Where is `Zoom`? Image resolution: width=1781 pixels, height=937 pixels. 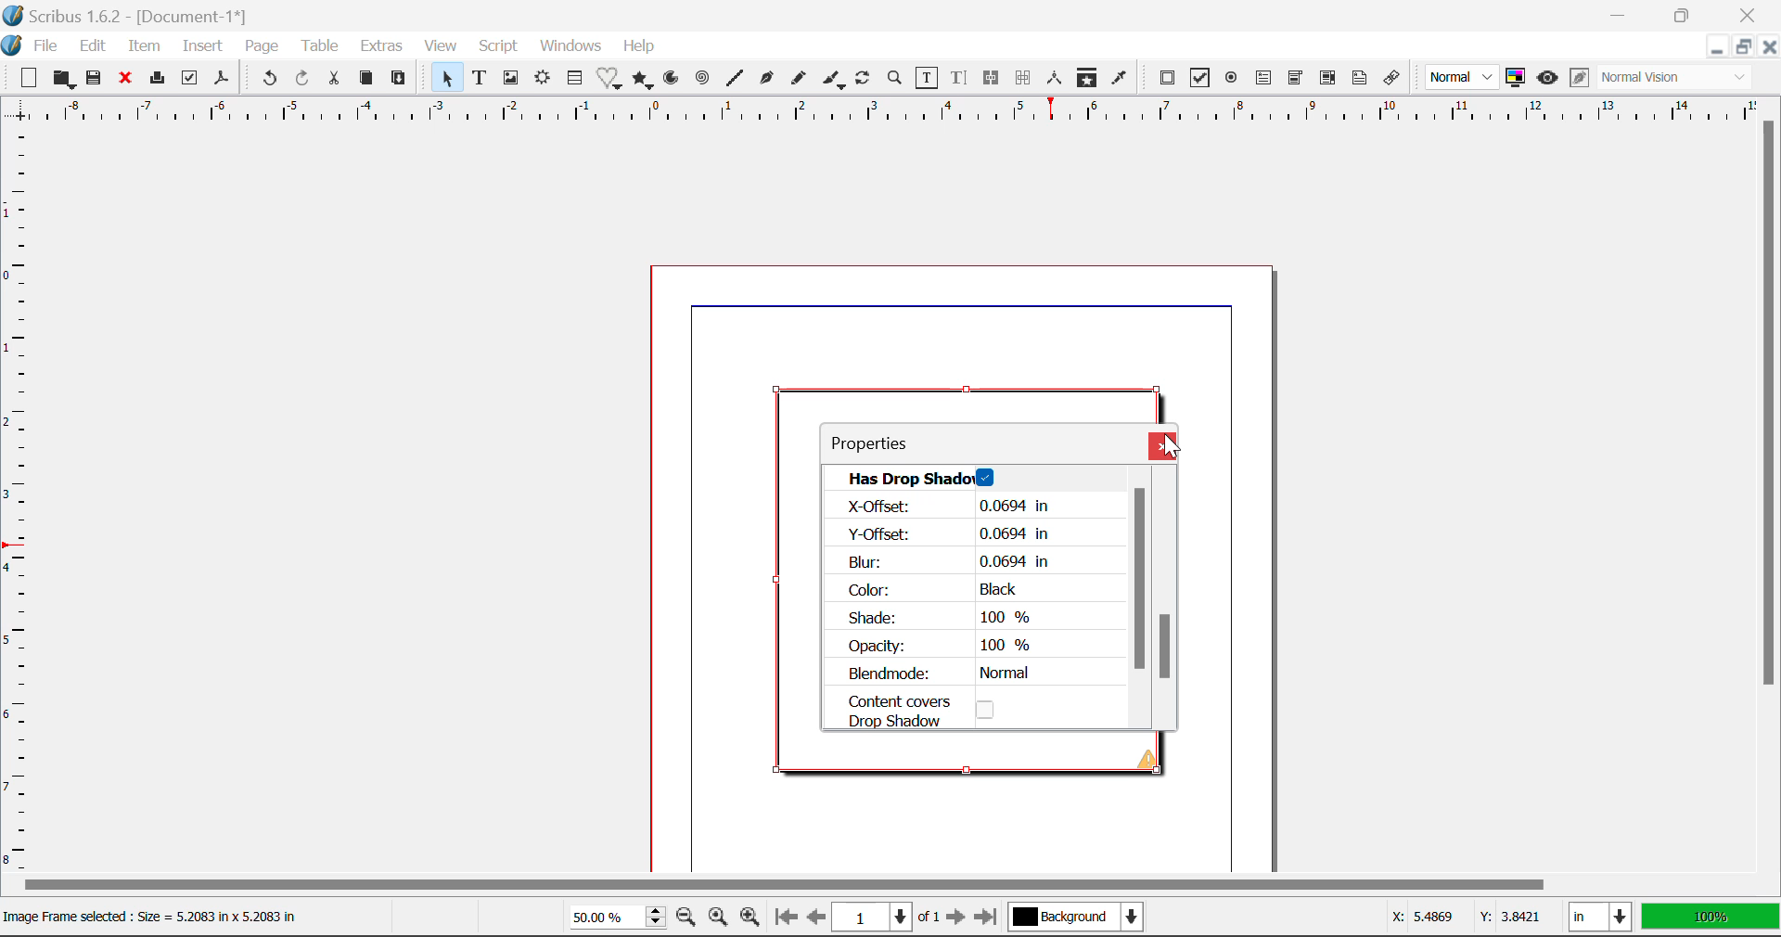 Zoom is located at coordinates (897, 81).